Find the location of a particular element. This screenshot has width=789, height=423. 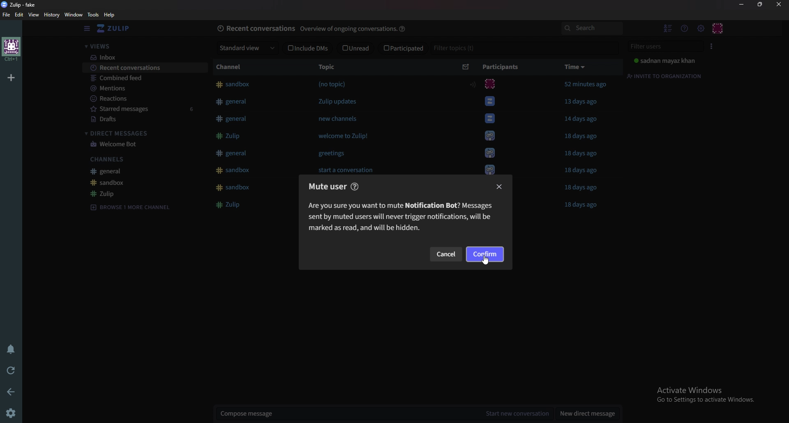

welcome to Zulip! is located at coordinates (346, 137).